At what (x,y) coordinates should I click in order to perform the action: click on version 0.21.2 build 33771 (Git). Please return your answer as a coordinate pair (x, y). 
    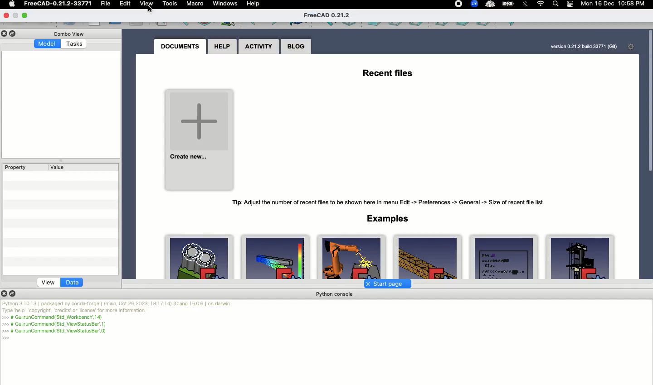
    Looking at the image, I should click on (584, 47).